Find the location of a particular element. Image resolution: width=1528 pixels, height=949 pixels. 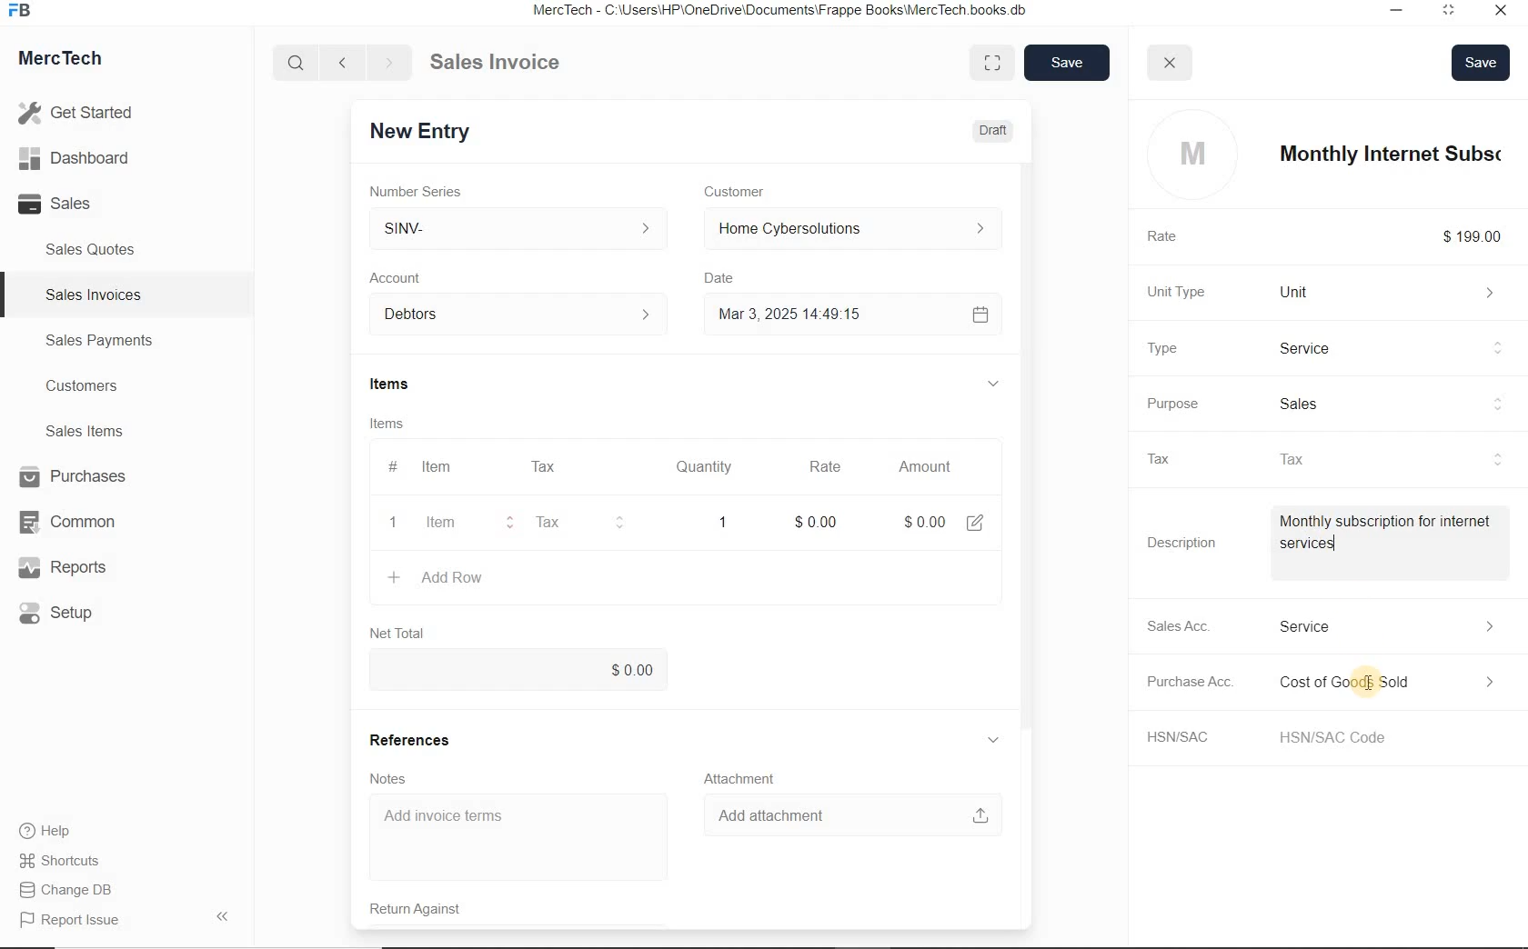

Sales is located at coordinates (82, 204).